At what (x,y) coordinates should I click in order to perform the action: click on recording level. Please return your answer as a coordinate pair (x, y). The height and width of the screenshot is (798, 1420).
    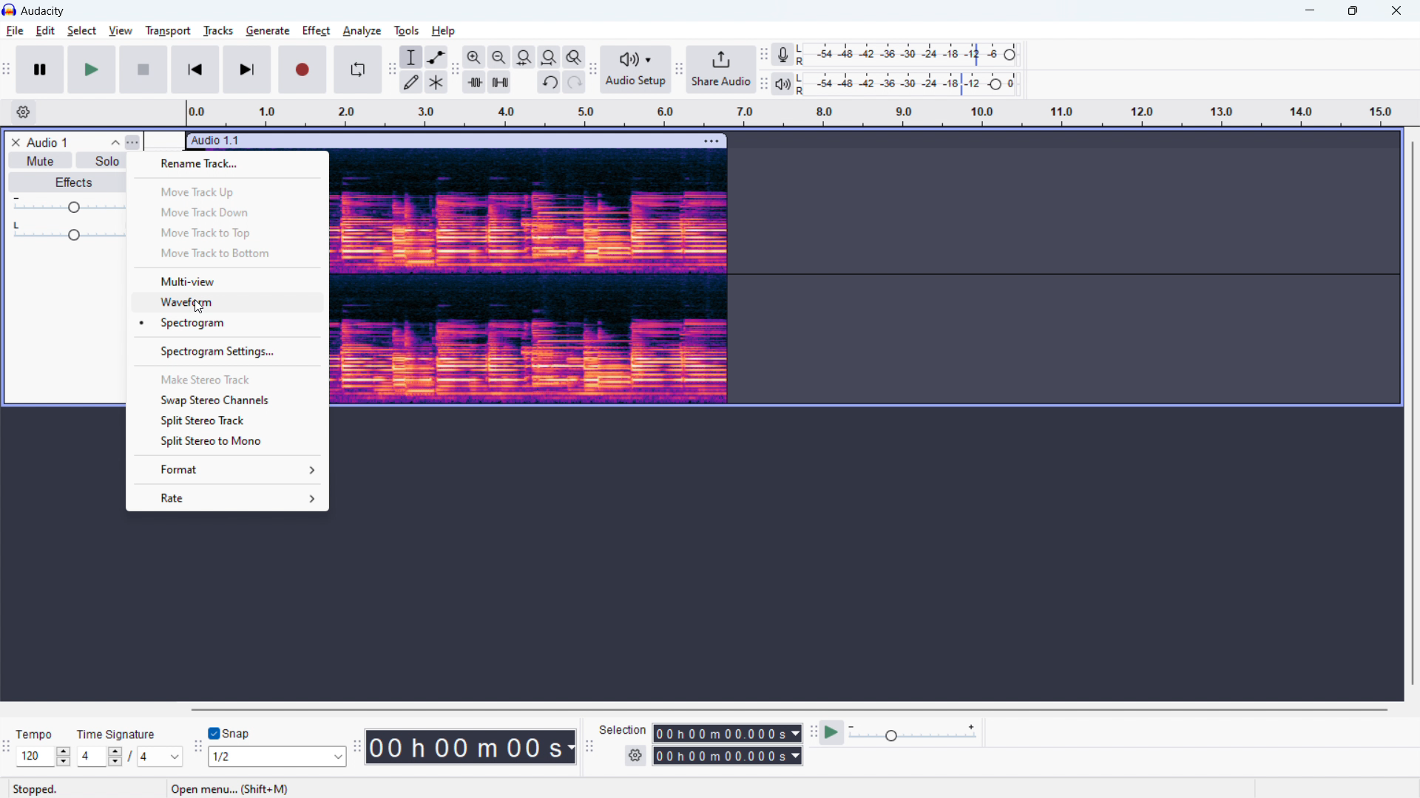
    Looking at the image, I should click on (912, 55).